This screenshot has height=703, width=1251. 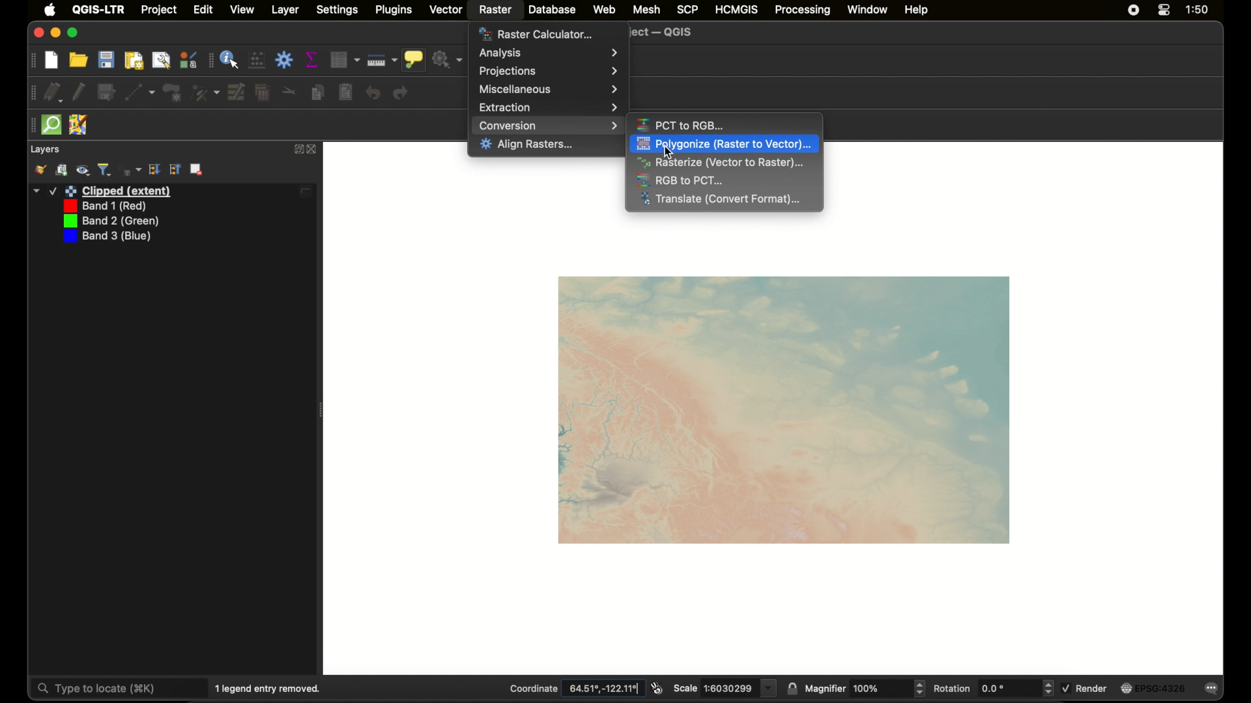 What do you see at coordinates (109, 221) in the screenshot?
I see `band 2` at bounding box center [109, 221].